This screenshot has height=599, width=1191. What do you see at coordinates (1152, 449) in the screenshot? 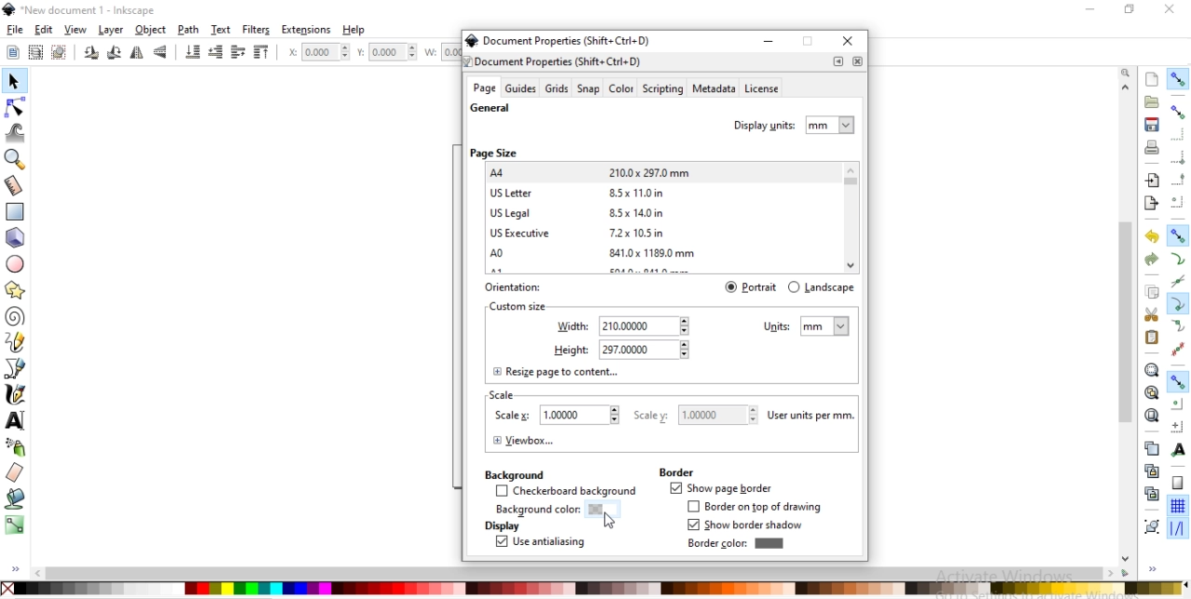
I see `create a duplicate` at bounding box center [1152, 449].